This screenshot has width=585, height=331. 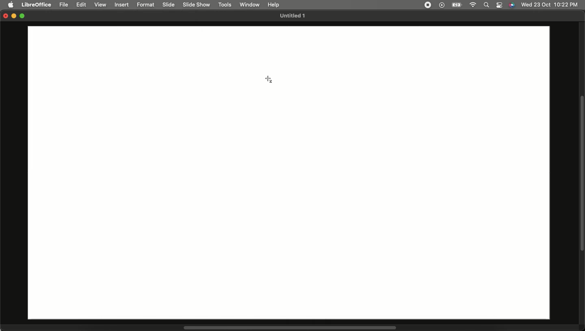 What do you see at coordinates (147, 5) in the screenshot?
I see `Format` at bounding box center [147, 5].